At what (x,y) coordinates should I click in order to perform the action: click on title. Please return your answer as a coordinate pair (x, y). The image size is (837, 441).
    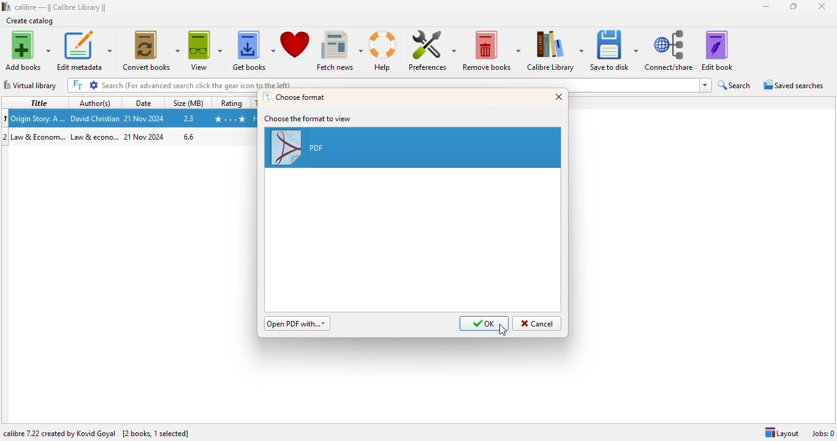
    Looking at the image, I should click on (37, 102).